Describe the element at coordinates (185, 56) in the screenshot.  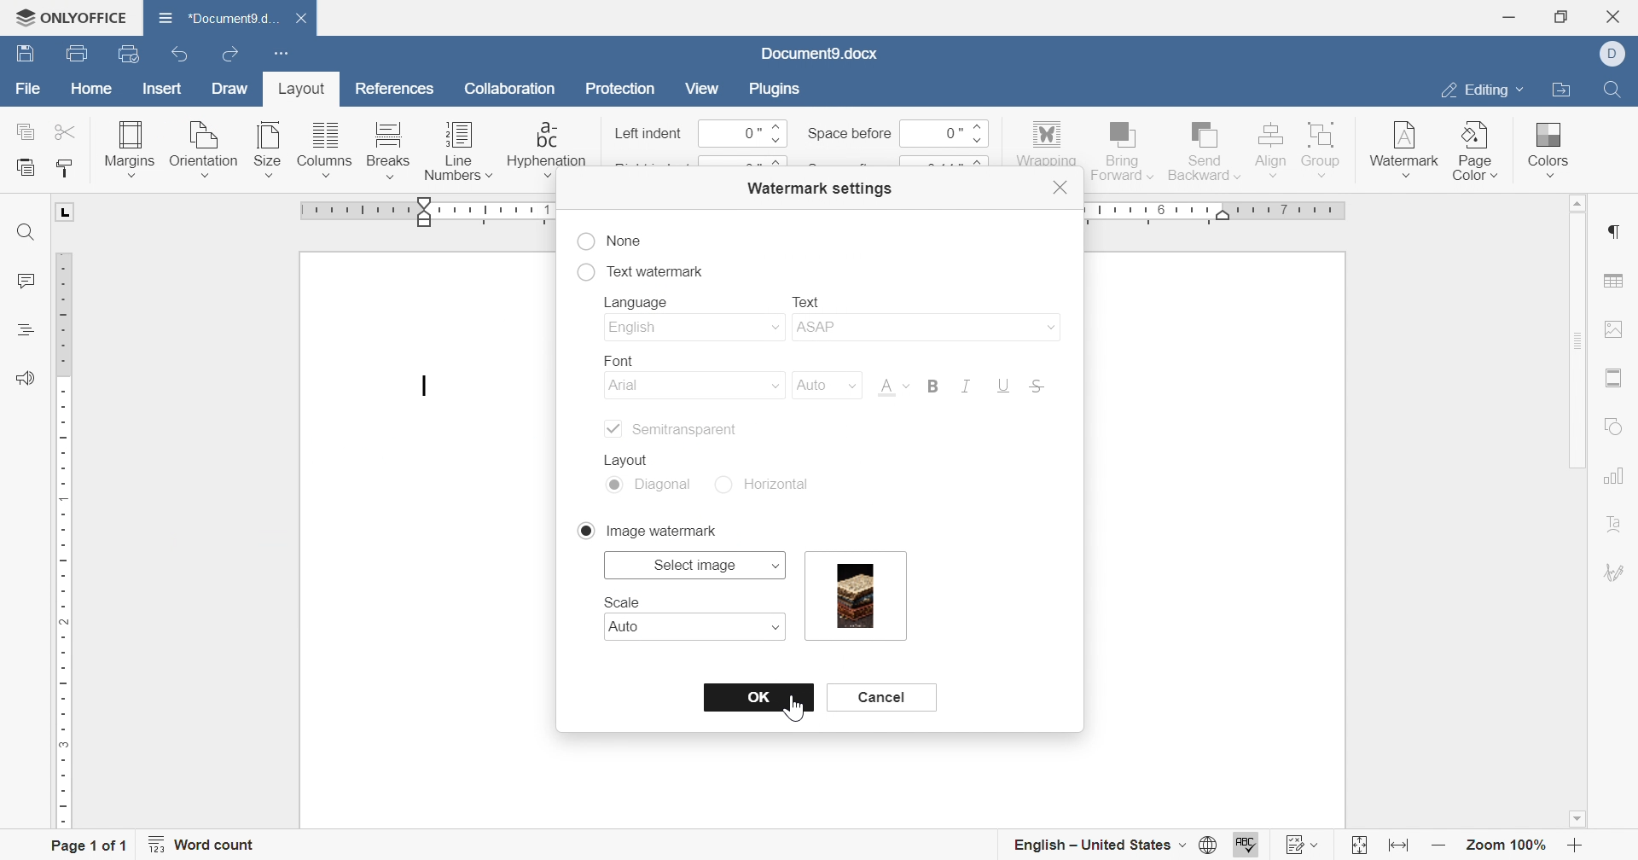
I see `undo` at that location.